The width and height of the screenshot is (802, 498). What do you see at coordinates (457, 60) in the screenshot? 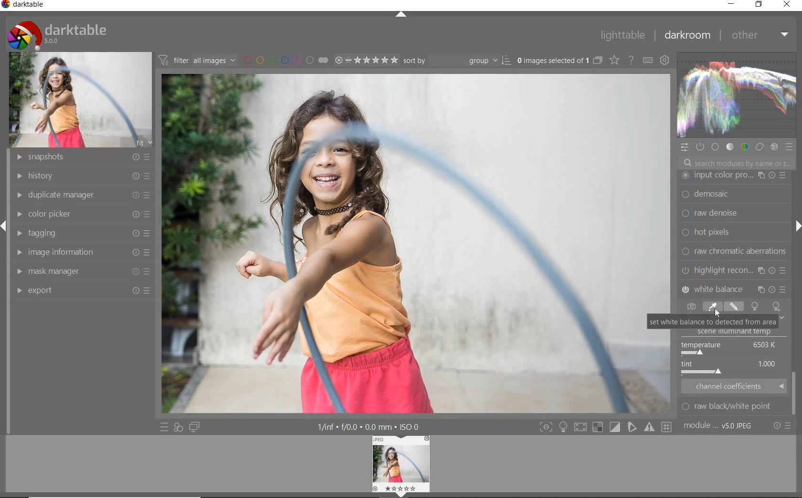
I see `sort` at bounding box center [457, 60].